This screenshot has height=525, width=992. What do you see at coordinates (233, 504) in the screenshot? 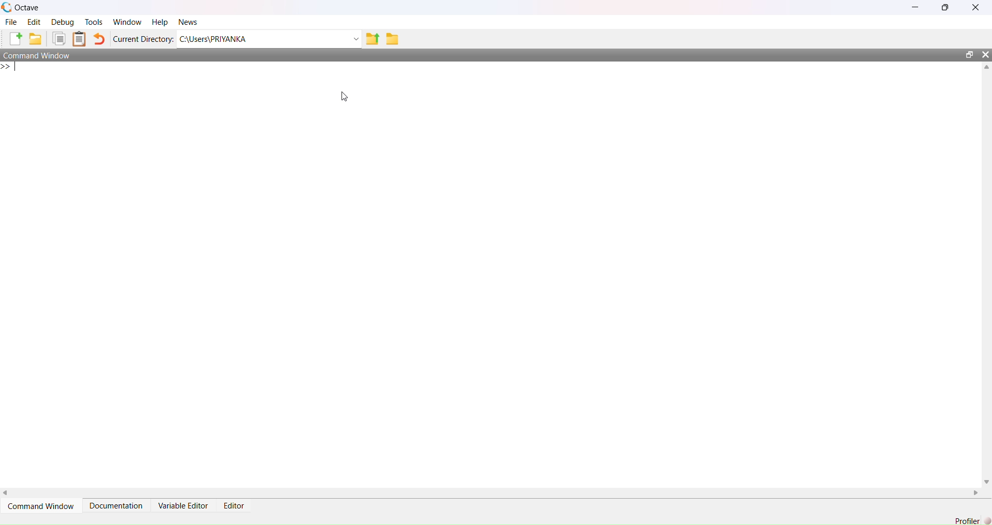
I see `Editor` at bounding box center [233, 504].